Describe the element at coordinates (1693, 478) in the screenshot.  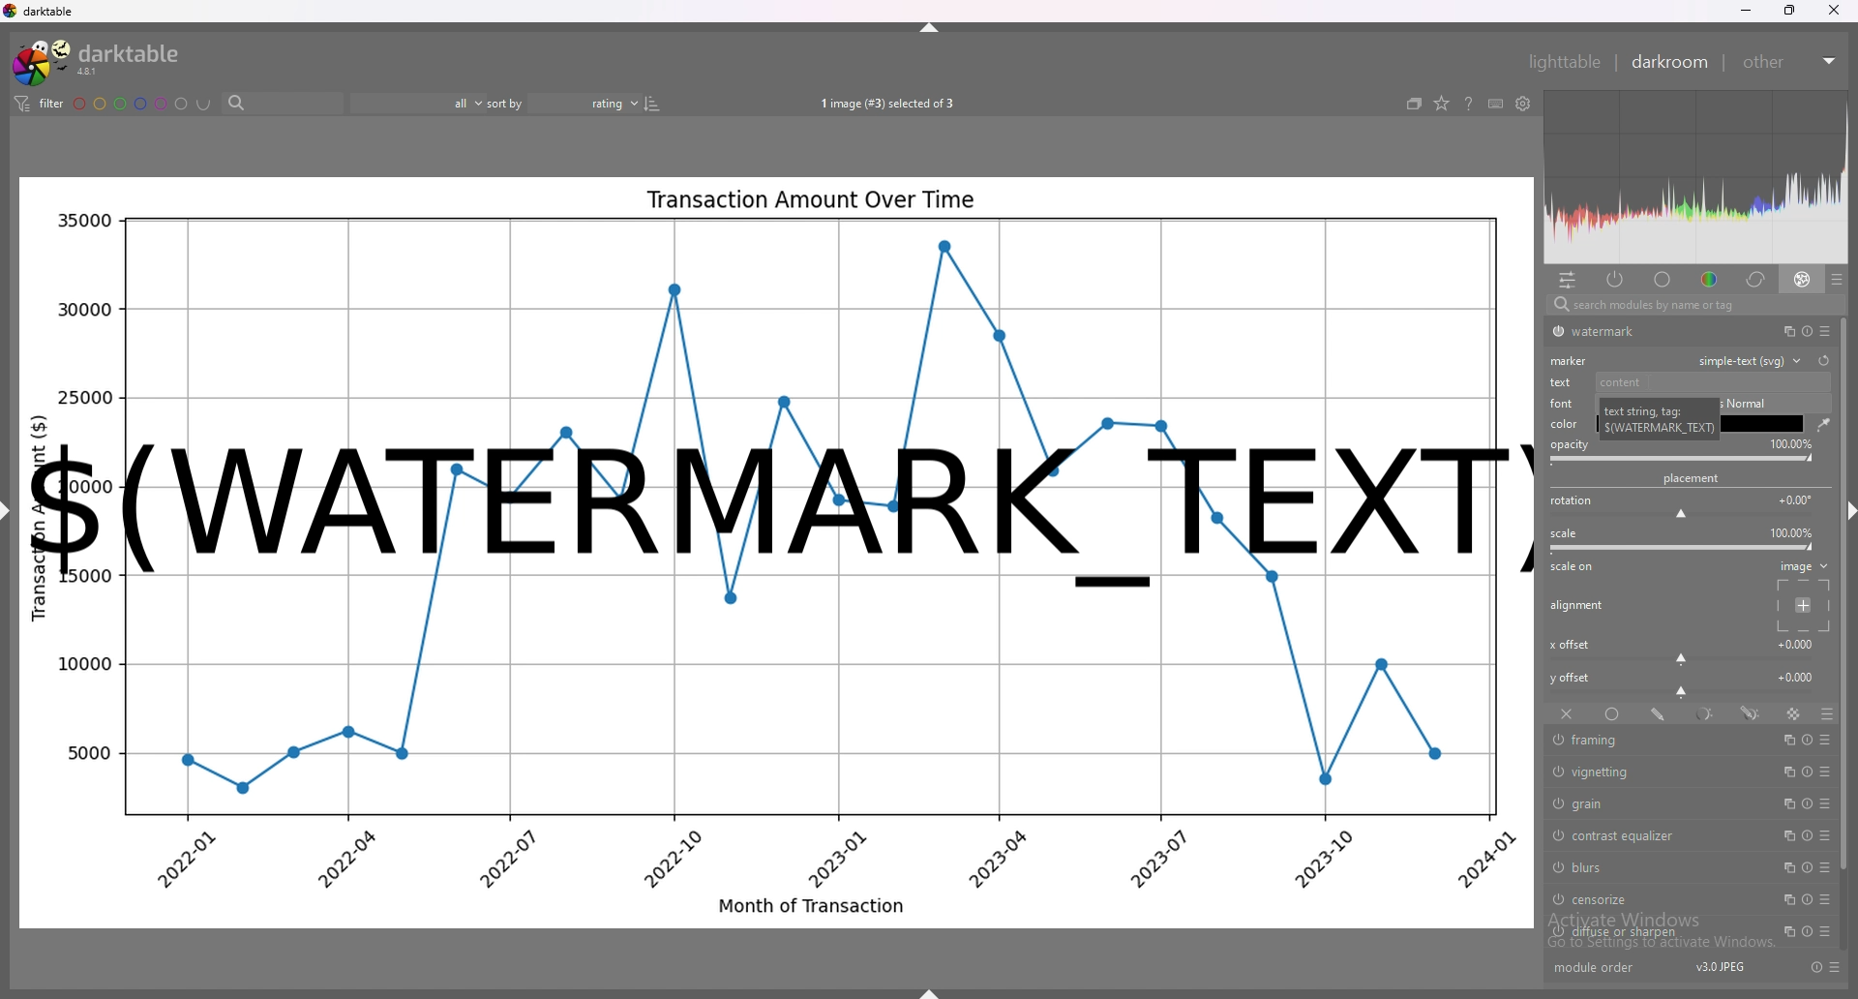
I see `placement` at that location.